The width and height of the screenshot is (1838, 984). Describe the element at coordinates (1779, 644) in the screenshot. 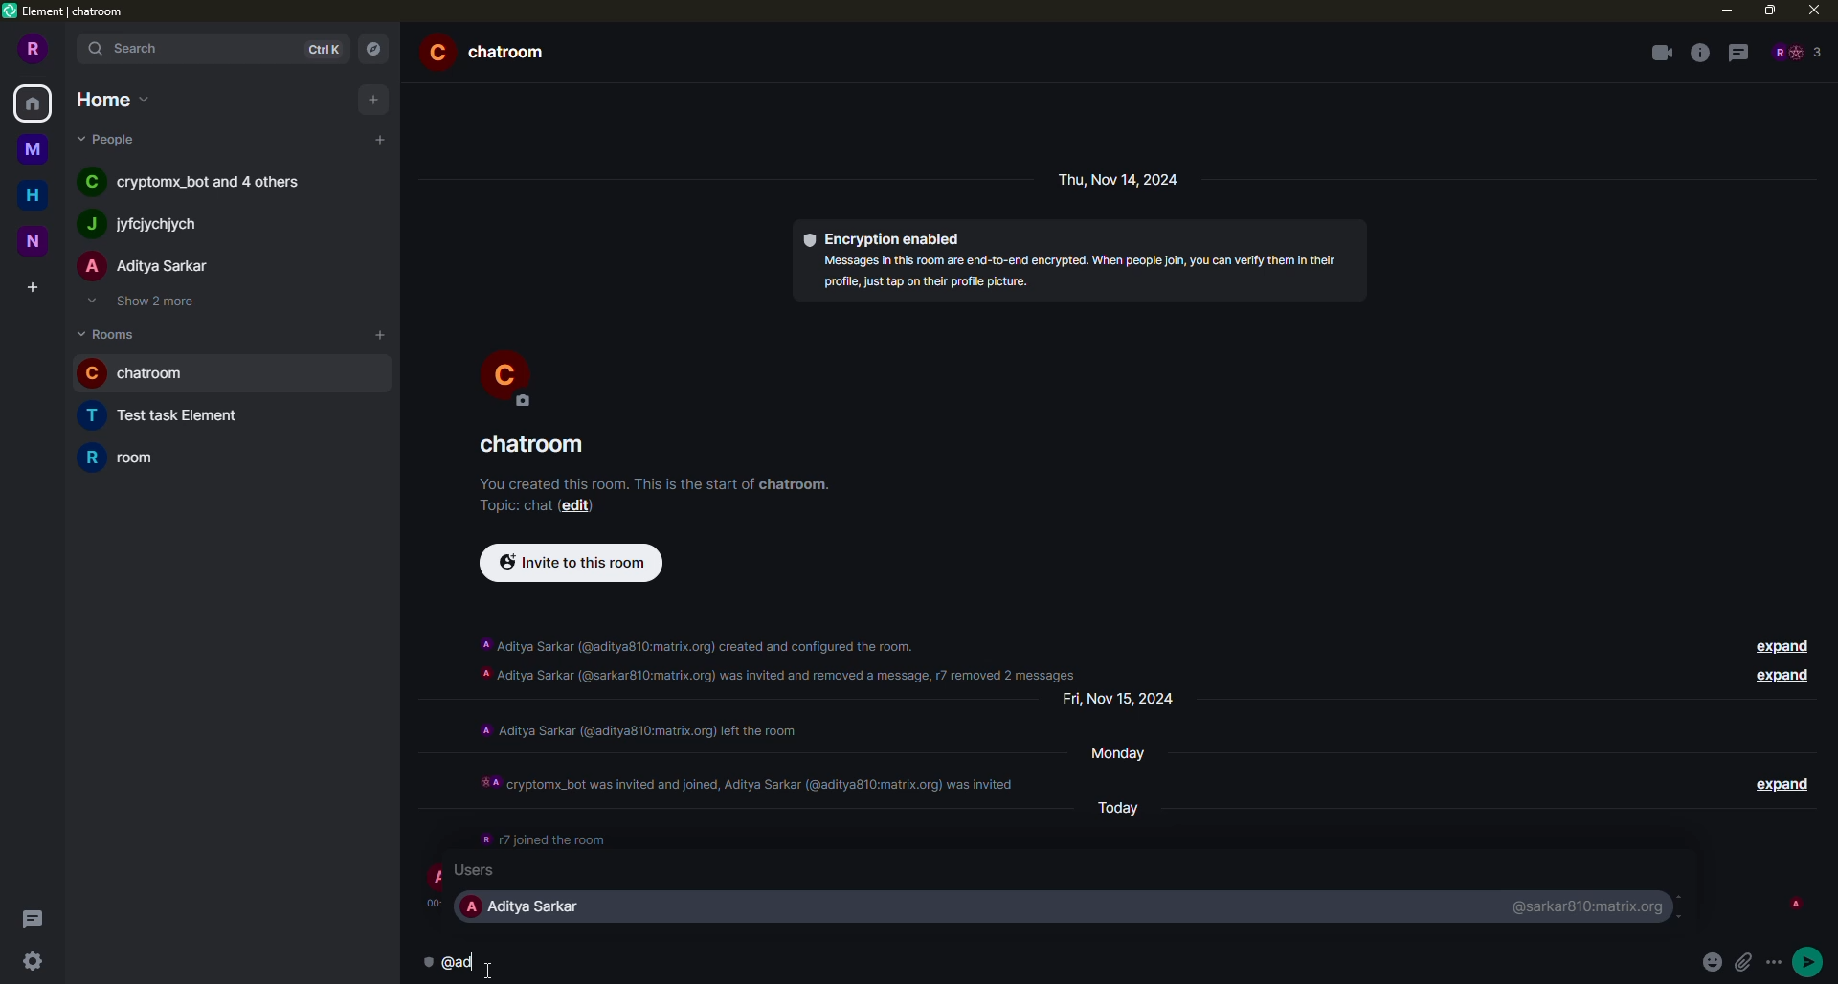

I see `expand` at that location.